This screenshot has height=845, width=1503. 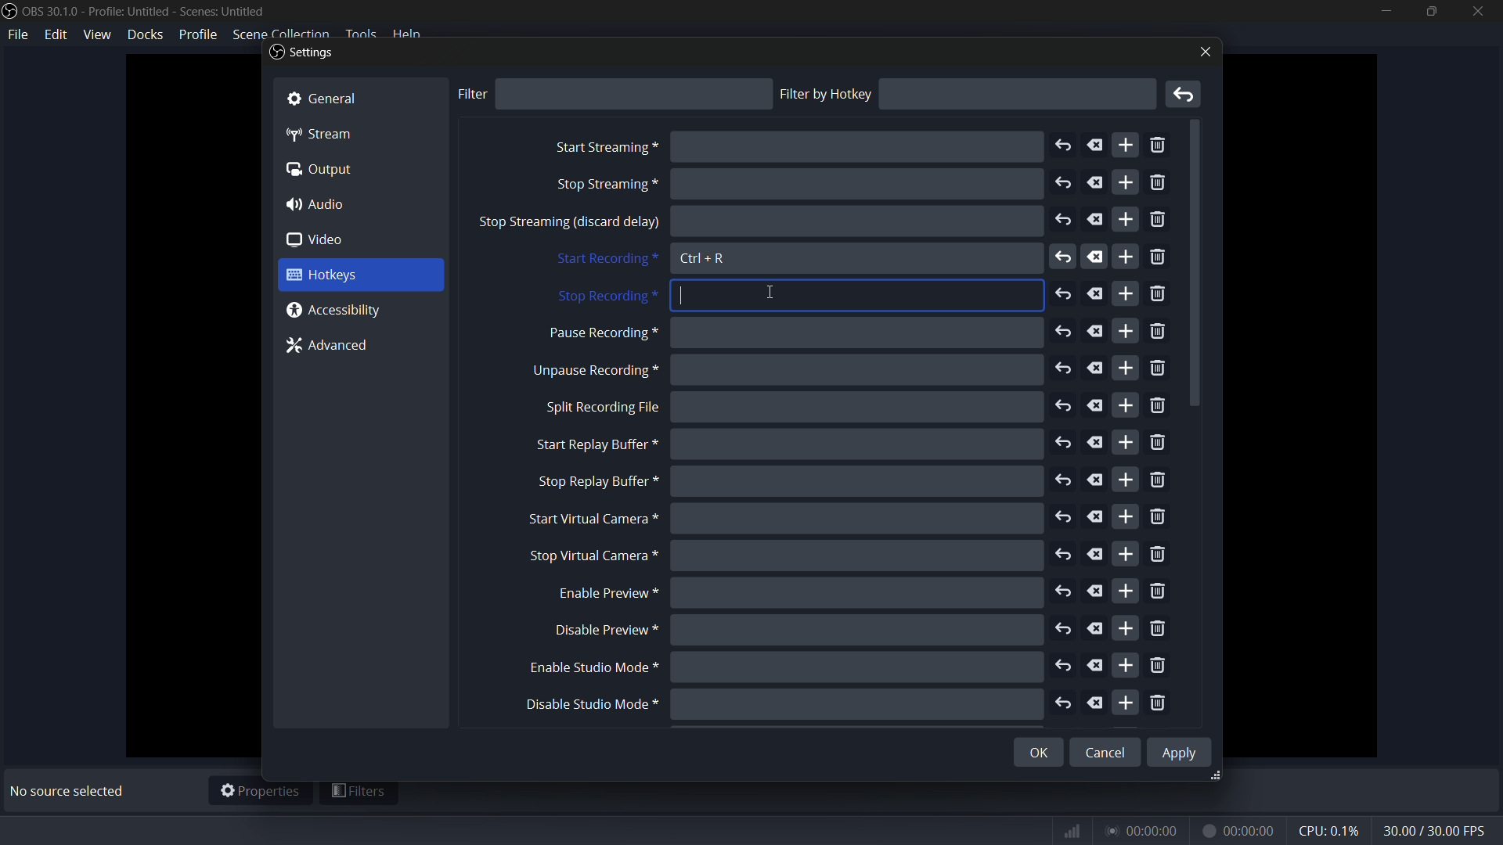 I want to click on start virtual camera, so click(x=588, y=520).